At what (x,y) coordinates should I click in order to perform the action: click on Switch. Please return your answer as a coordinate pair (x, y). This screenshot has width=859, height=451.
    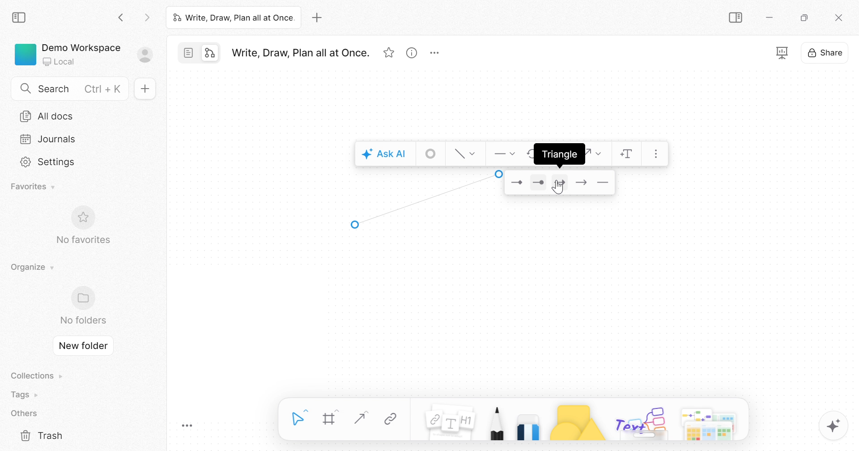
    Looking at the image, I should click on (202, 54).